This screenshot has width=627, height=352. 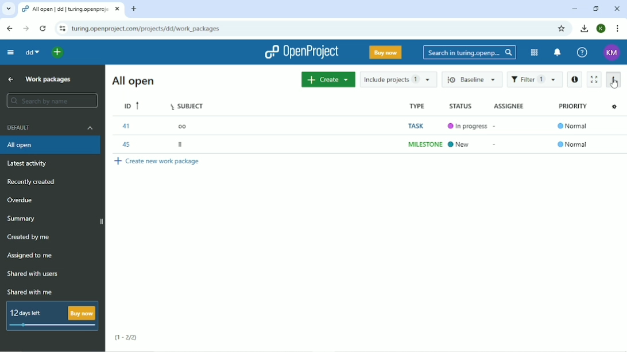 What do you see at coordinates (51, 316) in the screenshot?
I see `12 days left buy now` at bounding box center [51, 316].